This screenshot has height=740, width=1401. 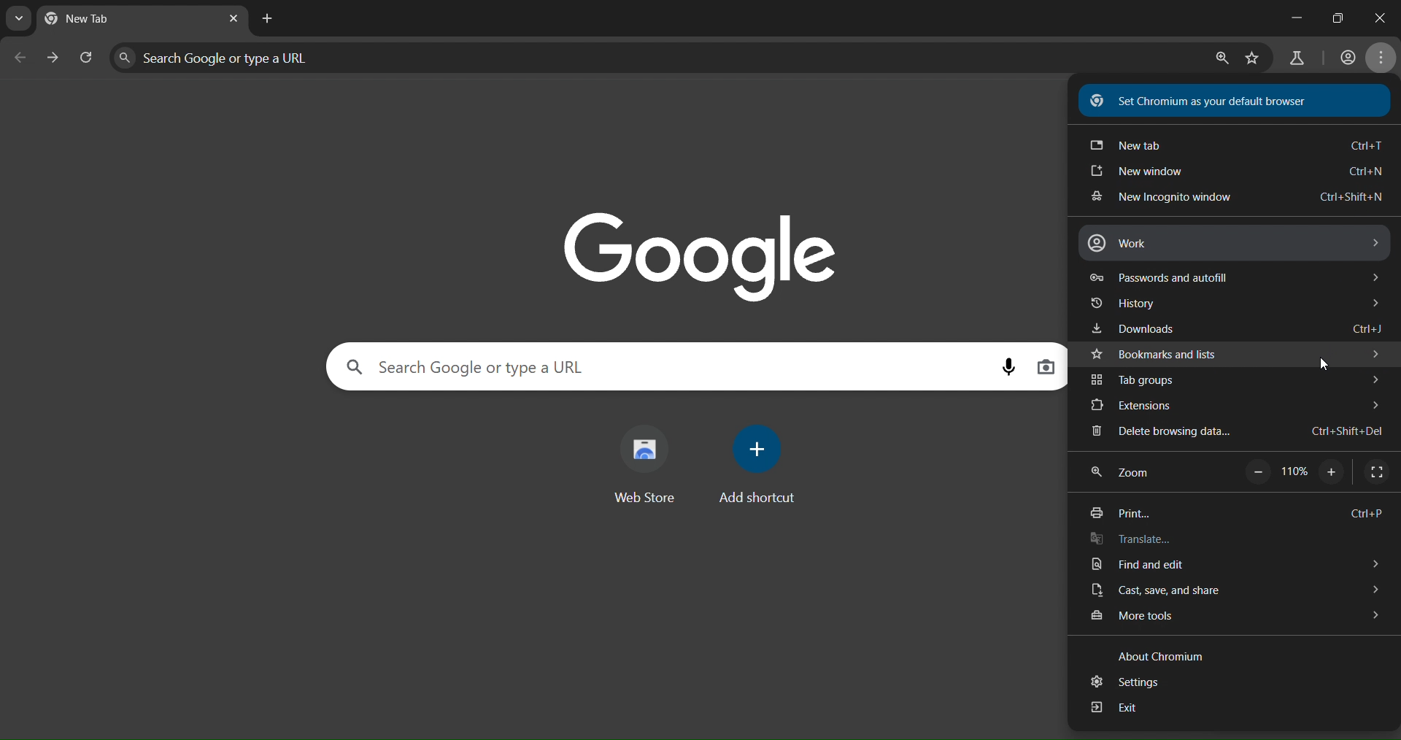 What do you see at coordinates (1133, 538) in the screenshot?
I see `translate` at bounding box center [1133, 538].